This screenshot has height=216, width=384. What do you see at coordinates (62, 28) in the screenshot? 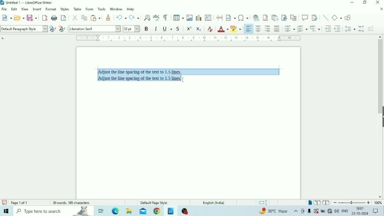
I see `New Style for Selection` at bounding box center [62, 28].